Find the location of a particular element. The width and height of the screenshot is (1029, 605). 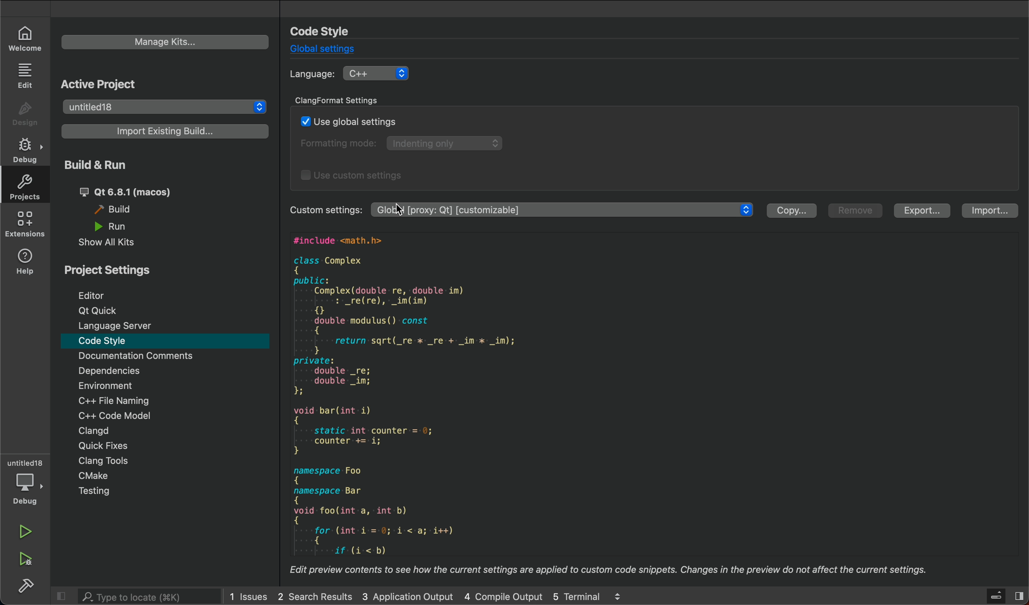

cmake is located at coordinates (100, 478).